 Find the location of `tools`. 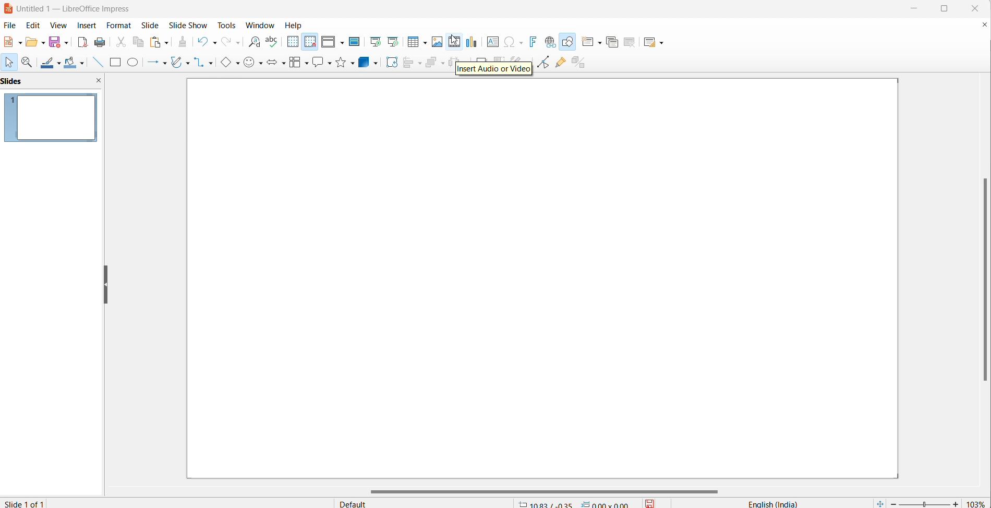

tools is located at coordinates (224, 25).